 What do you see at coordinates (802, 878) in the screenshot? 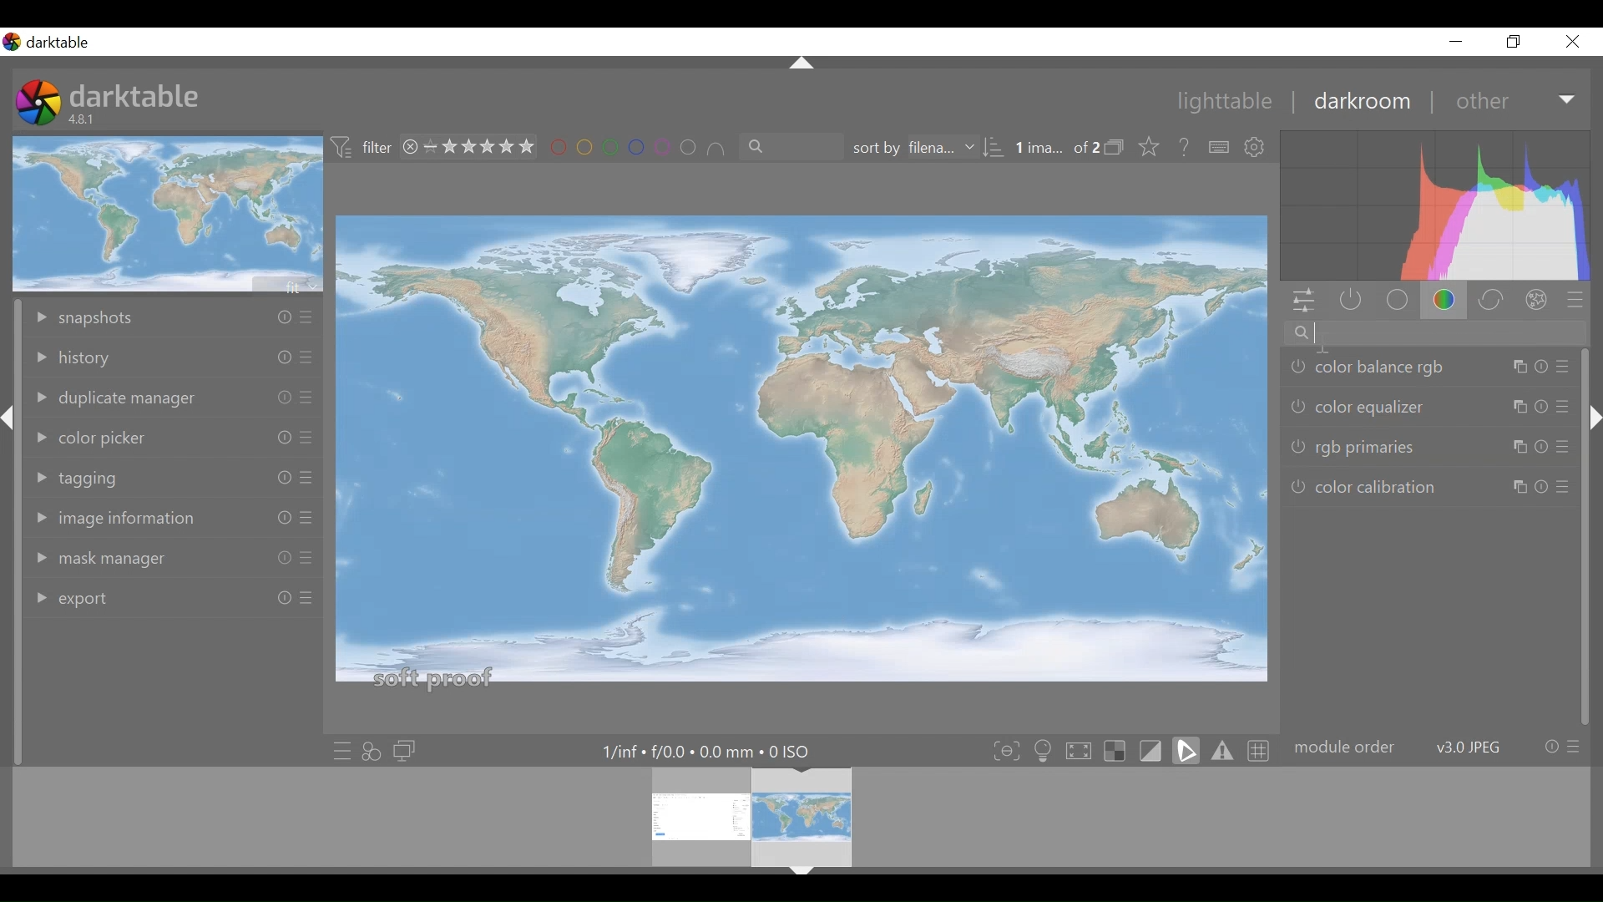
I see `` at bounding box center [802, 878].